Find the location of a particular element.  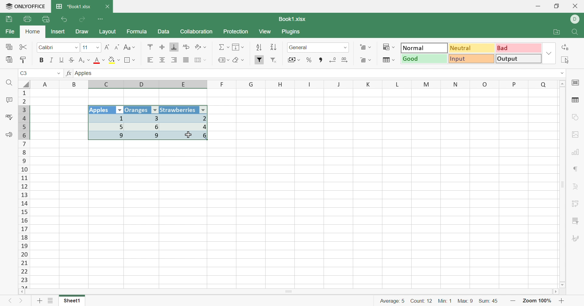

Strikethrough is located at coordinates (73, 60).